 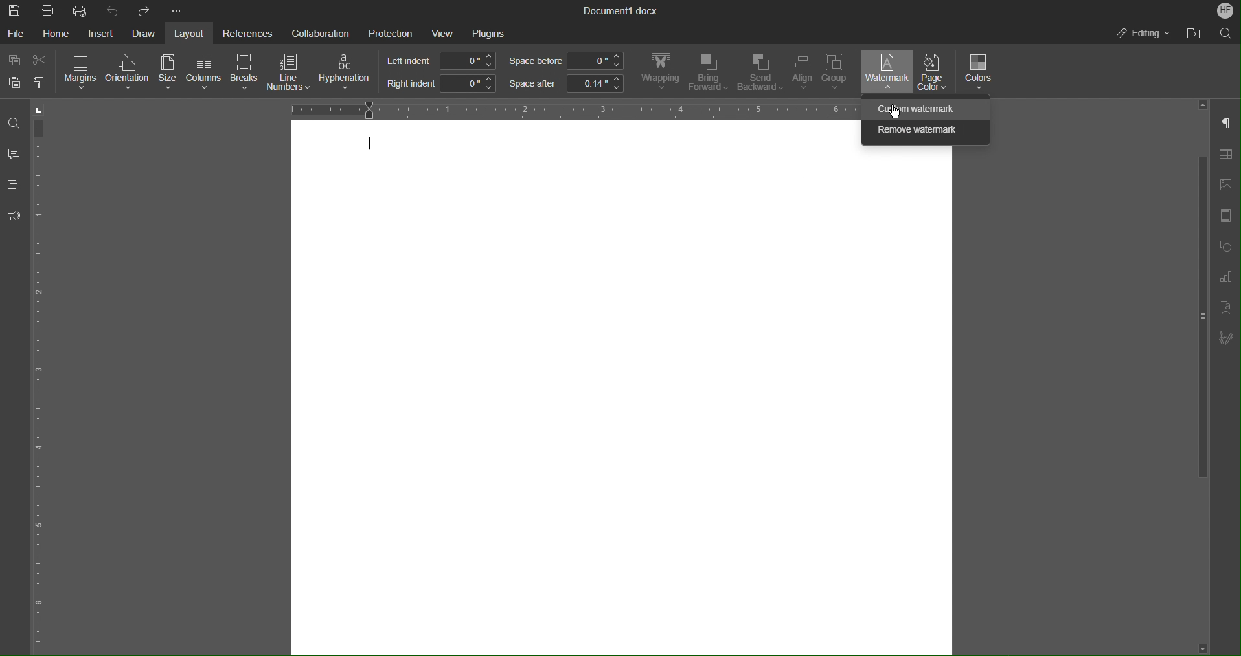 I want to click on Colors, so click(x=980, y=72).